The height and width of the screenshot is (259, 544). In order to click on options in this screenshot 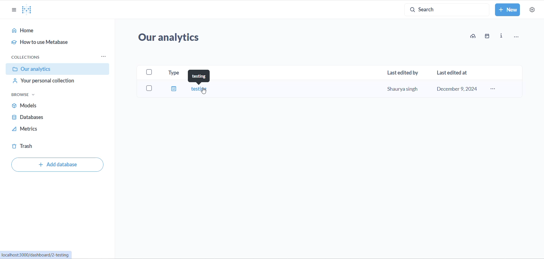, I will do `click(517, 36)`.